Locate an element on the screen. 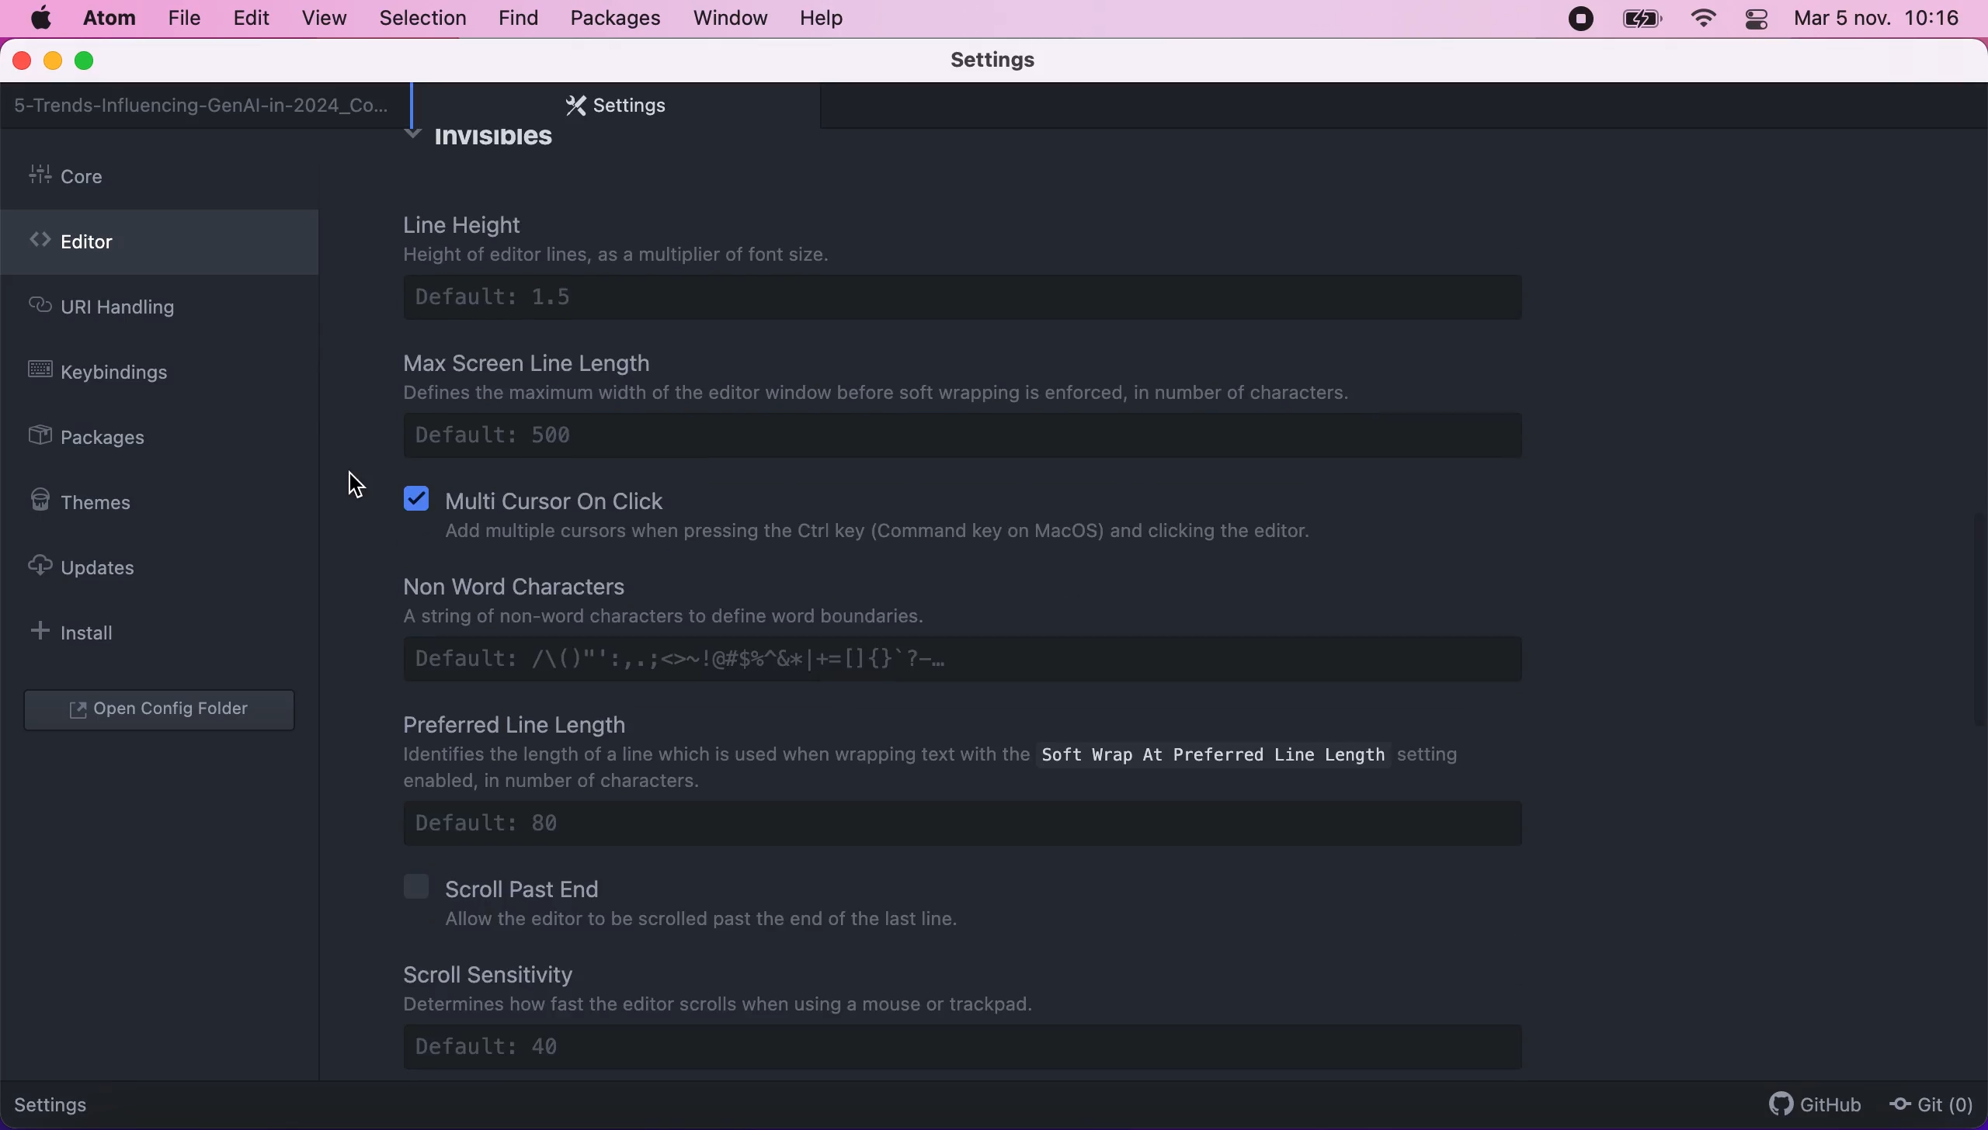 The width and height of the screenshot is (1988, 1130). find is located at coordinates (518, 19).